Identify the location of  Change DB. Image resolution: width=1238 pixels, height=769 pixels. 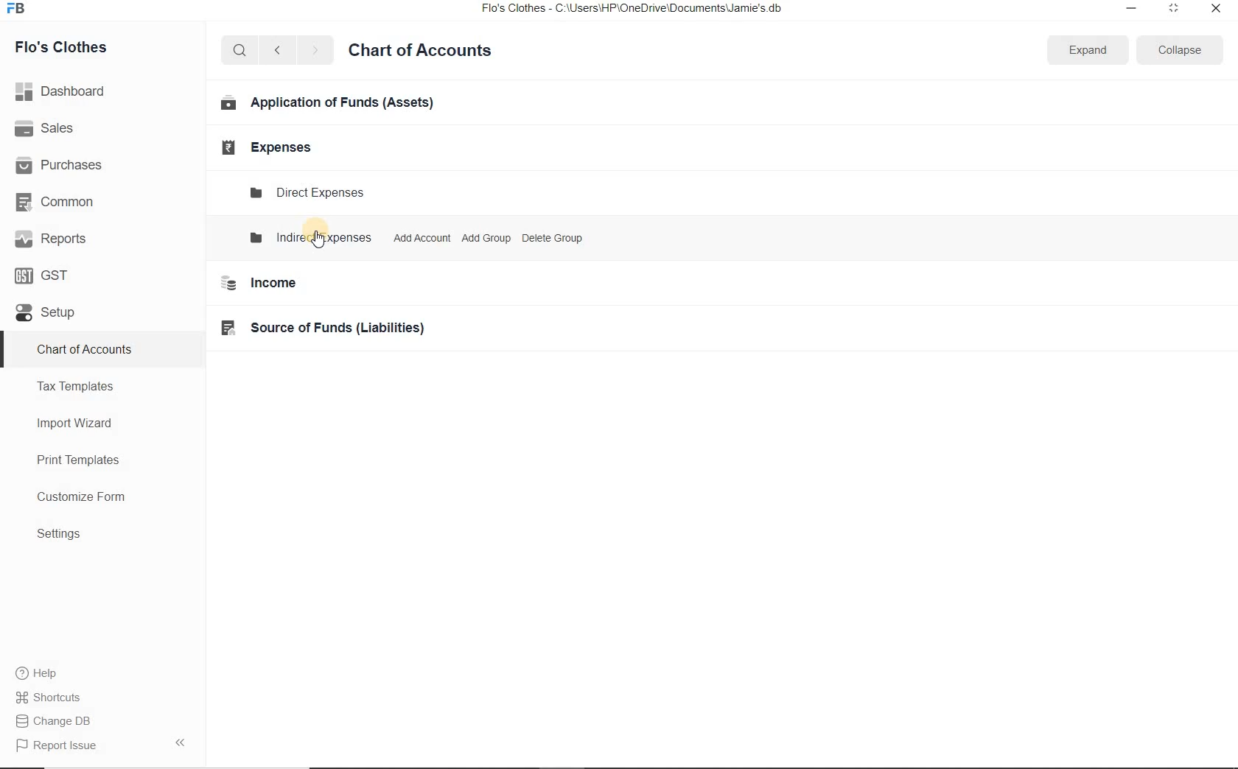
(62, 720).